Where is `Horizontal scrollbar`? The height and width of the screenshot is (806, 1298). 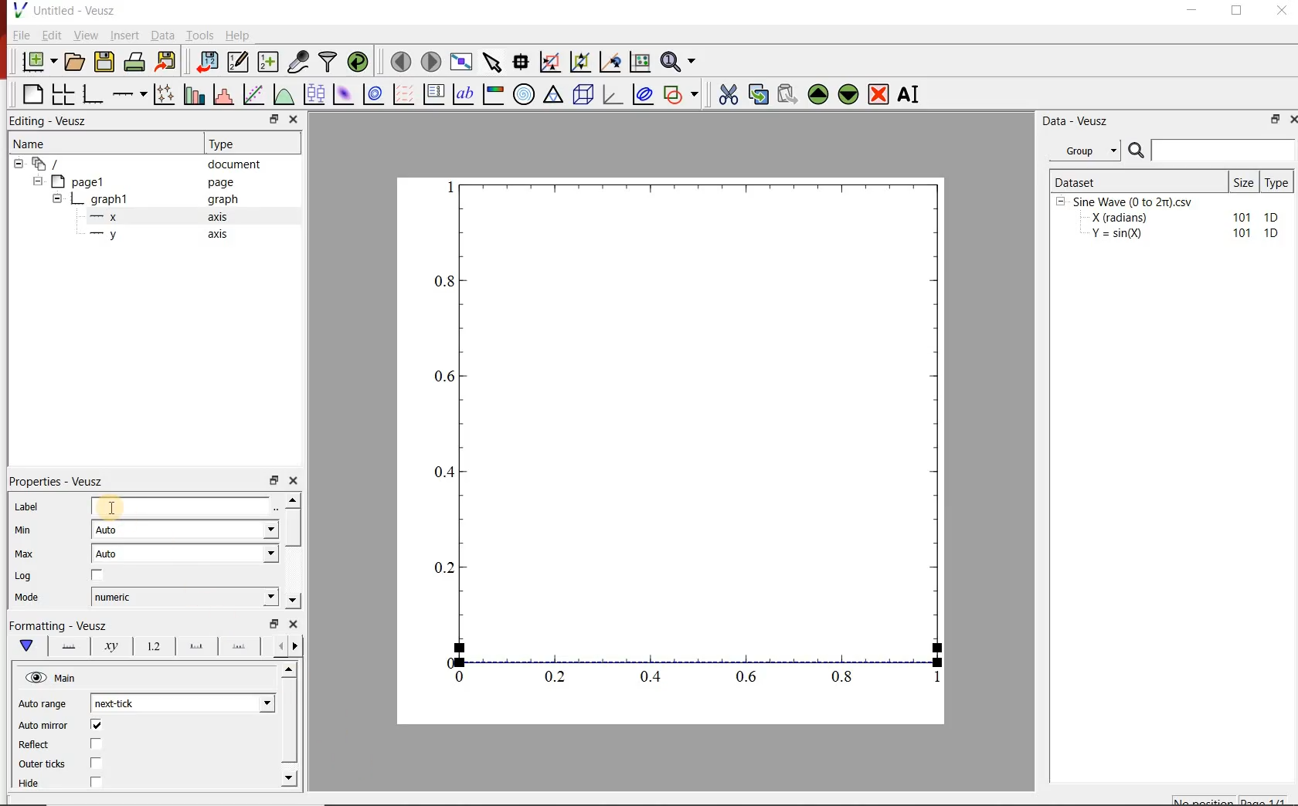 Horizontal scrollbar is located at coordinates (291, 723).